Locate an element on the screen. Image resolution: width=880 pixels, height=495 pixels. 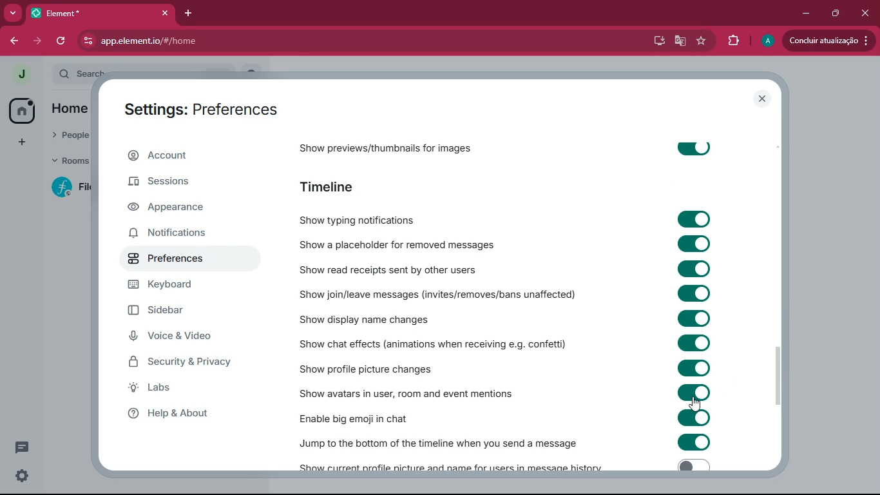
toggle on  is located at coordinates (694, 344).